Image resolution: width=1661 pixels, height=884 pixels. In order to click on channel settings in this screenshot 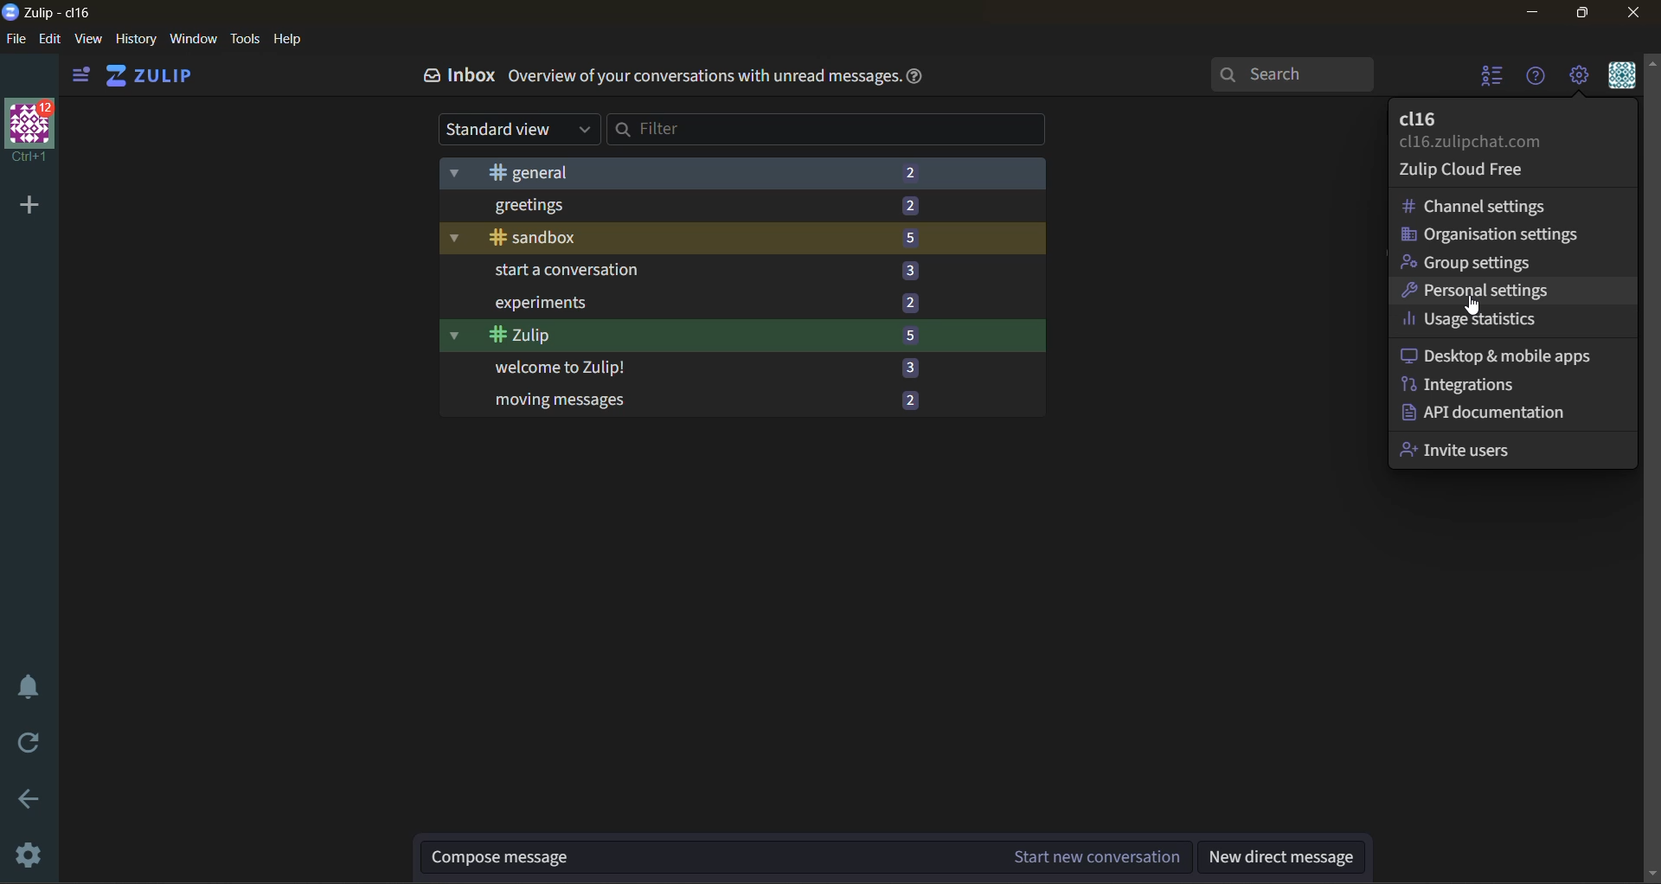, I will do `click(1487, 207)`.